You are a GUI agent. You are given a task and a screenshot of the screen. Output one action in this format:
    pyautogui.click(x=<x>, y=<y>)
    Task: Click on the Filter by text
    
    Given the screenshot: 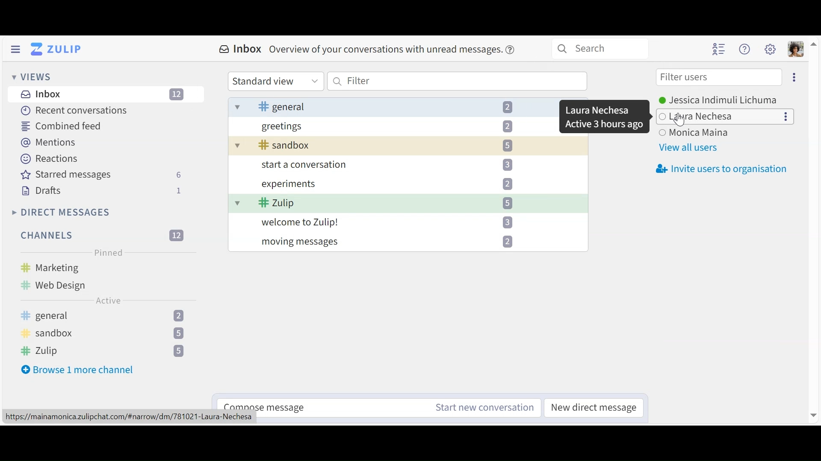 What is the action you would take?
    pyautogui.click(x=458, y=81)
    